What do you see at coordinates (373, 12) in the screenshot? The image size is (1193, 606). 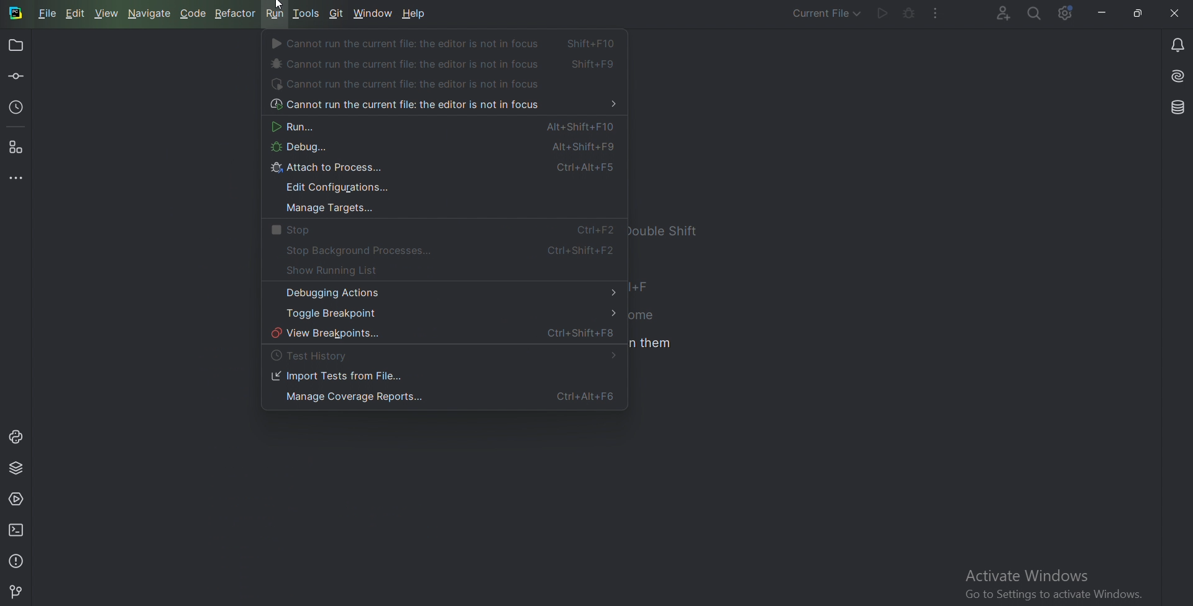 I see `window` at bounding box center [373, 12].